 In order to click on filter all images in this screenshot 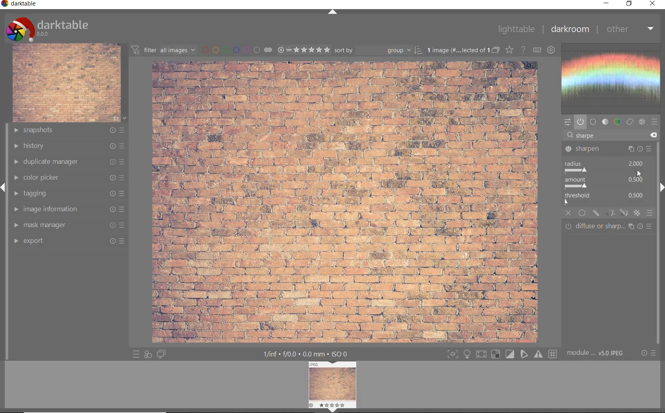, I will do `click(163, 49)`.